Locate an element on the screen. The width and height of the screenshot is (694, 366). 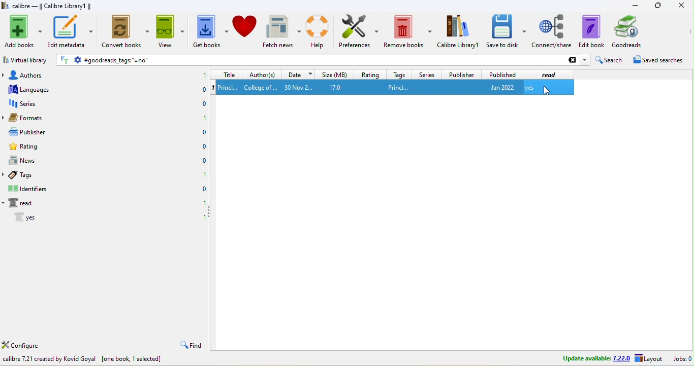
news is located at coordinates (30, 161).